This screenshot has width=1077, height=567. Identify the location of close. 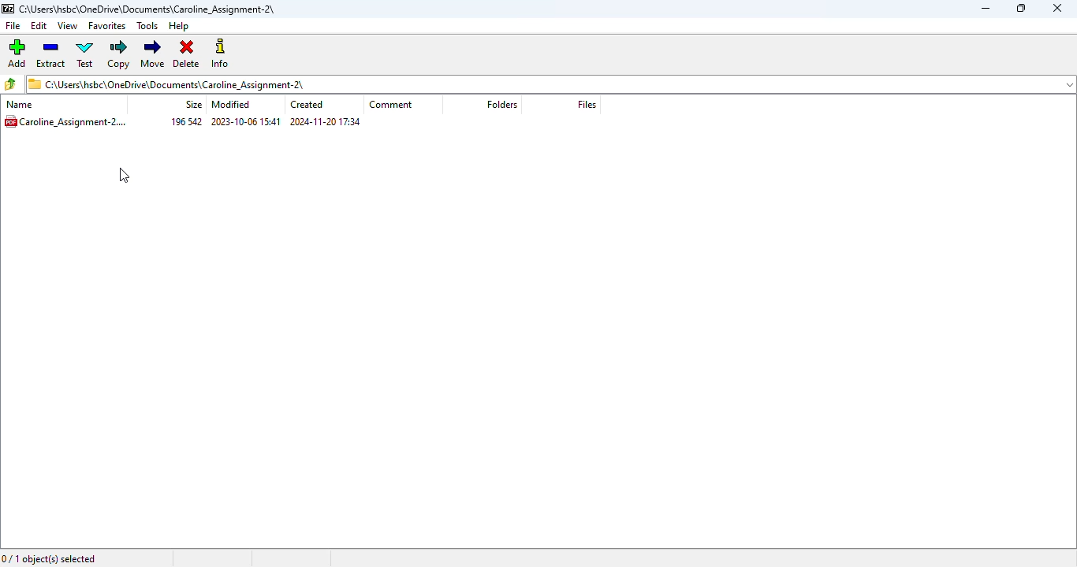
(1058, 8).